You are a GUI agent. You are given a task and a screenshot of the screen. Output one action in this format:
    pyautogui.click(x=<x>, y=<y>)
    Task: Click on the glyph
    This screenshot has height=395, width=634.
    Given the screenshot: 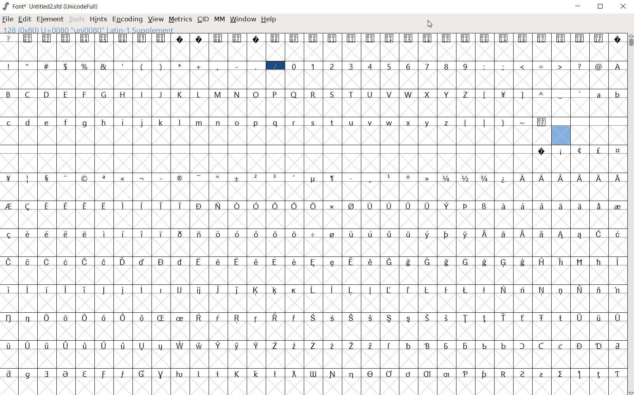 What is the action you would take?
    pyautogui.click(x=104, y=262)
    